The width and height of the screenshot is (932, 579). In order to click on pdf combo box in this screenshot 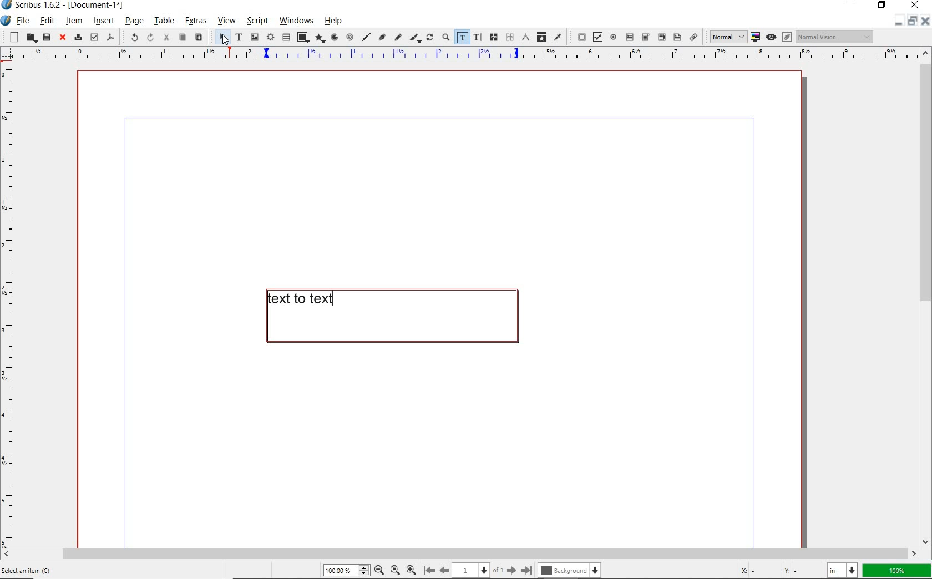, I will do `click(645, 37)`.